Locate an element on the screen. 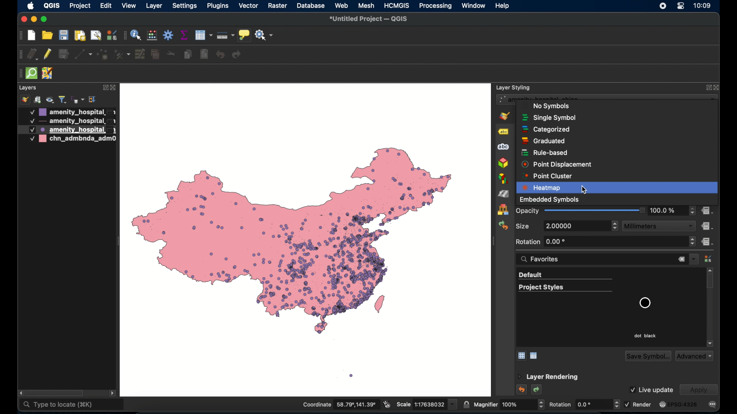 The height and width of the screenshot is (414, 737). No symbols is located at coordinates (552, 106).